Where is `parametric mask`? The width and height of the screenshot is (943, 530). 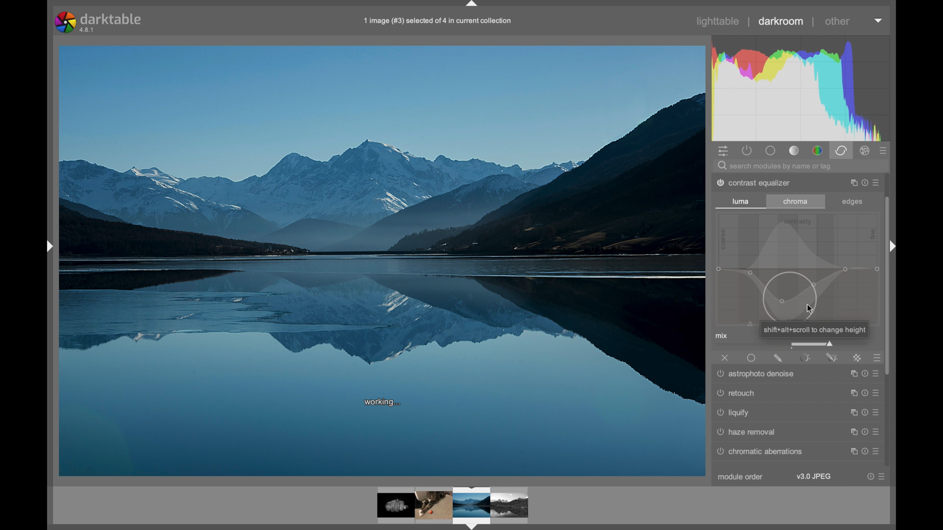 parametric mask is located at coordinates (804, 358).